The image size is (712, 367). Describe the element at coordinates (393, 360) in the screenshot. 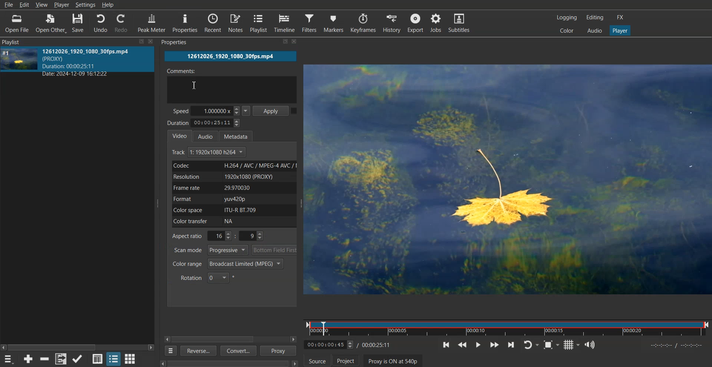

I see `Proxy is ON at 540p` at that location.